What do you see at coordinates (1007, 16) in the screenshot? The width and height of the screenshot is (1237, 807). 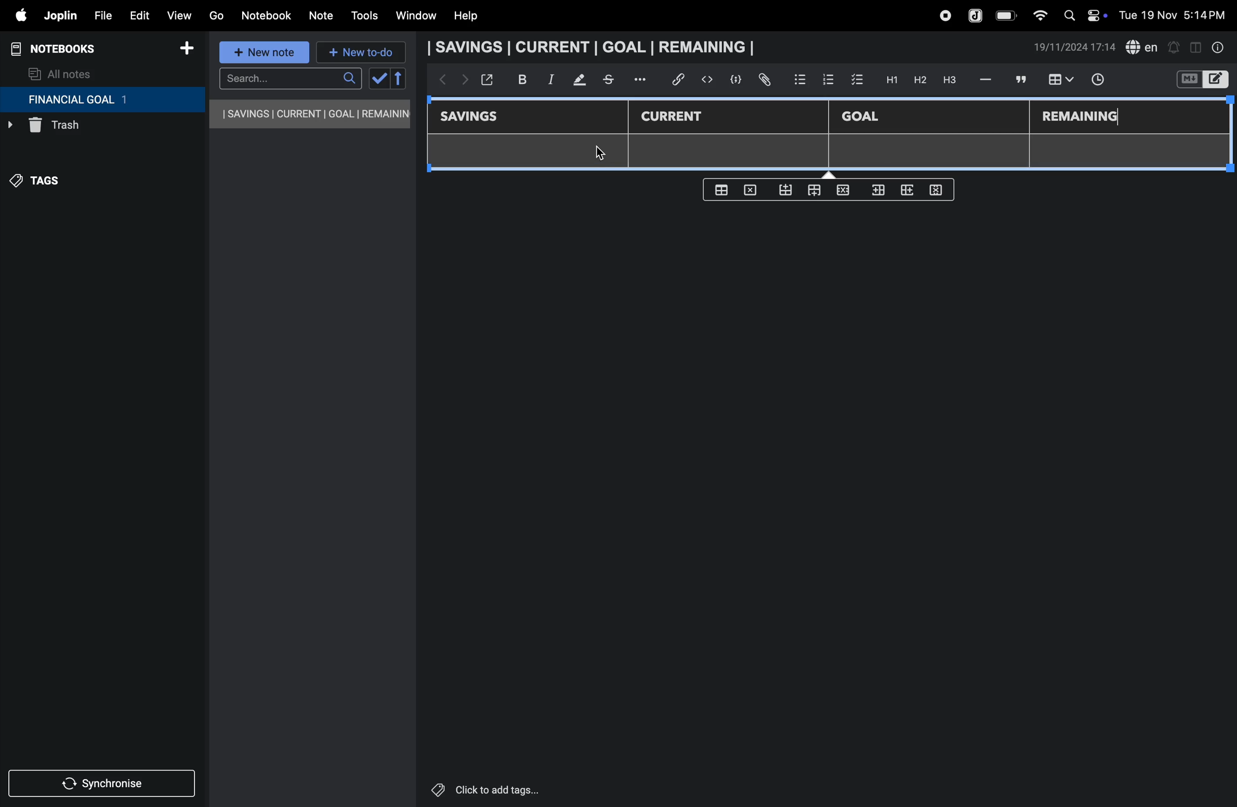 I see `battery` at bounding box center [1007, 16].